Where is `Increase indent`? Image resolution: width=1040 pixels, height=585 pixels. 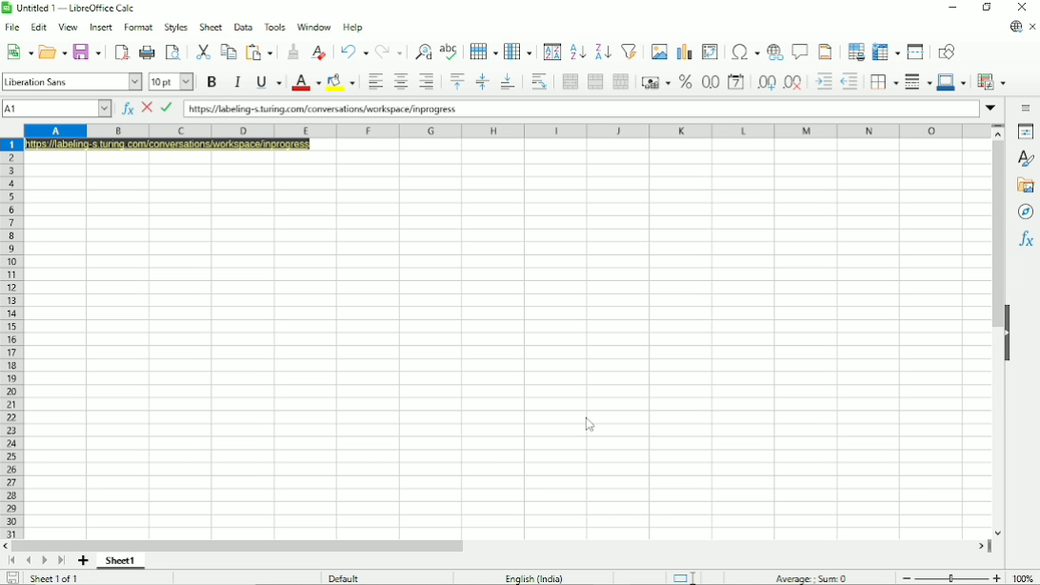
Increase indent is located at coordinates (822, 82).